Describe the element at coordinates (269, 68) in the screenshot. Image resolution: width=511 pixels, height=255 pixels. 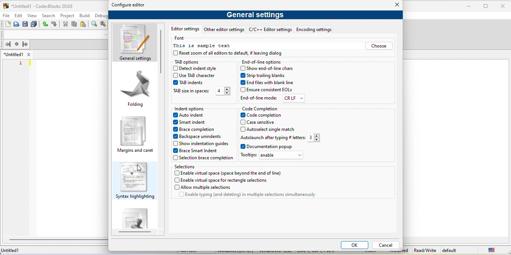
I see `show end of line chars` at that location.